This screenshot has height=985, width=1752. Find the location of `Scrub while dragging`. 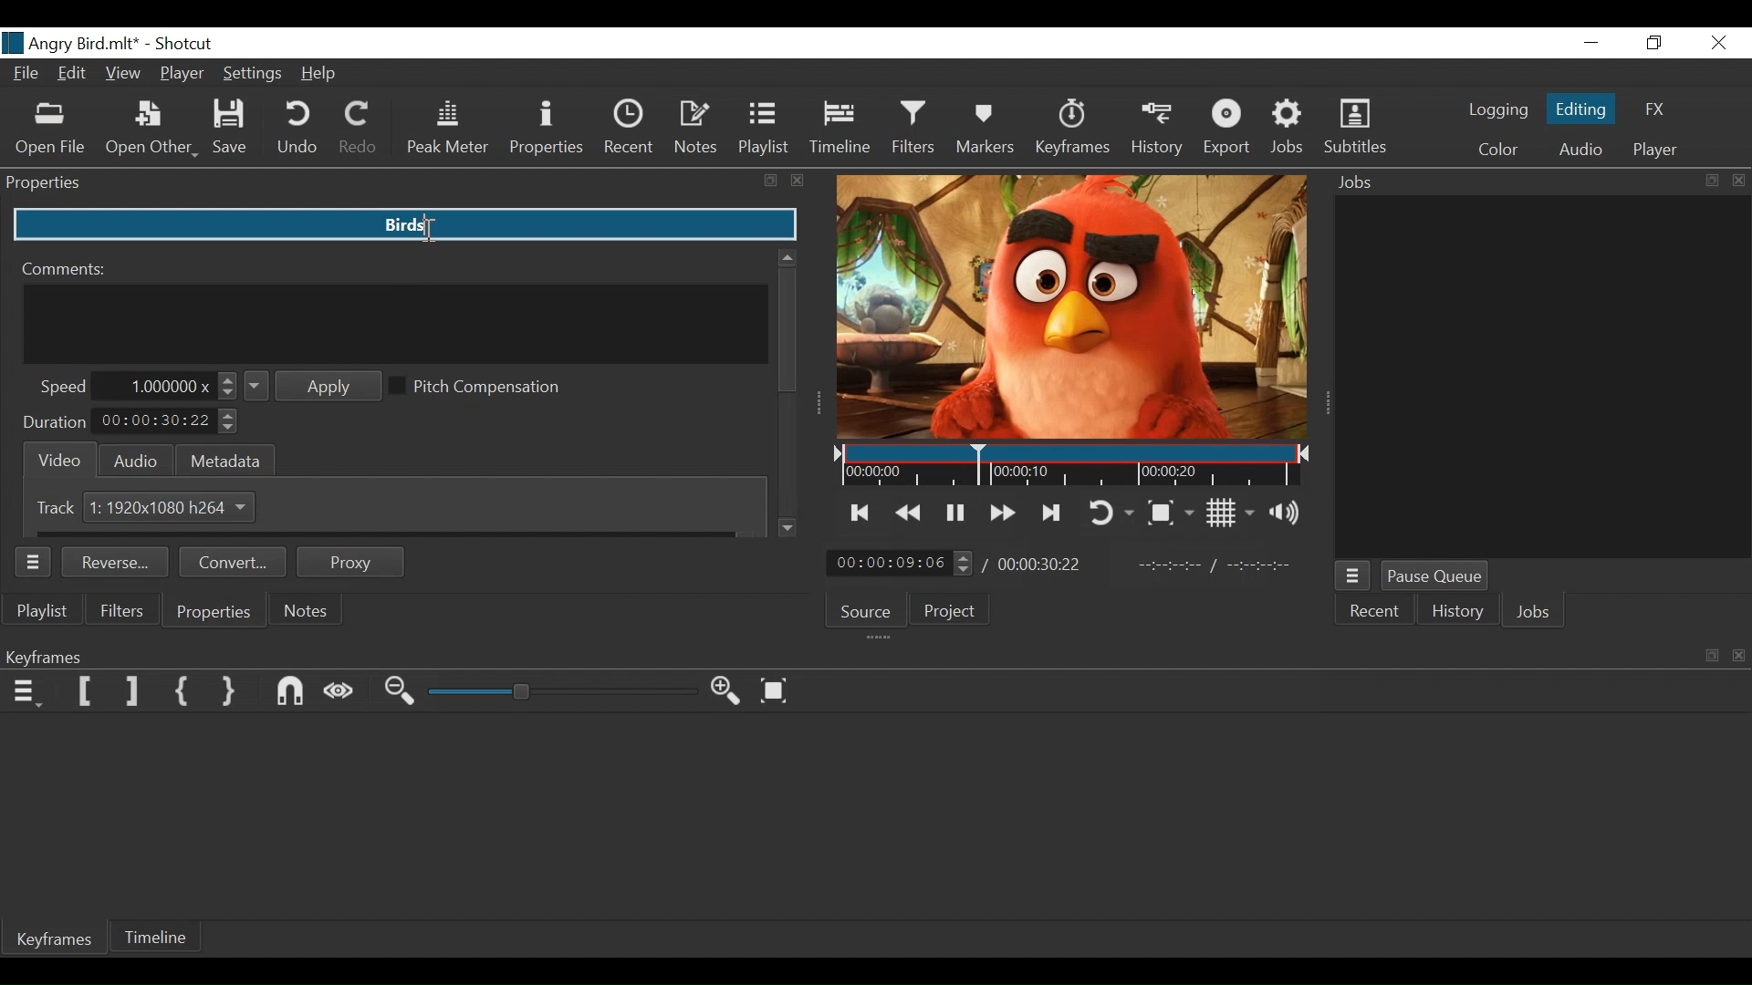

Scrub while dragging is located at coordinates (343, 691).